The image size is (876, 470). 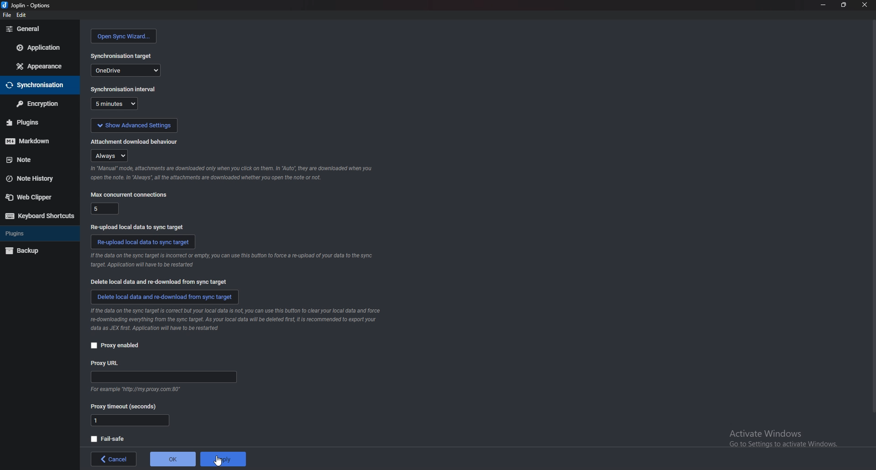 I want to click on edit, so click(x=23, y=15).